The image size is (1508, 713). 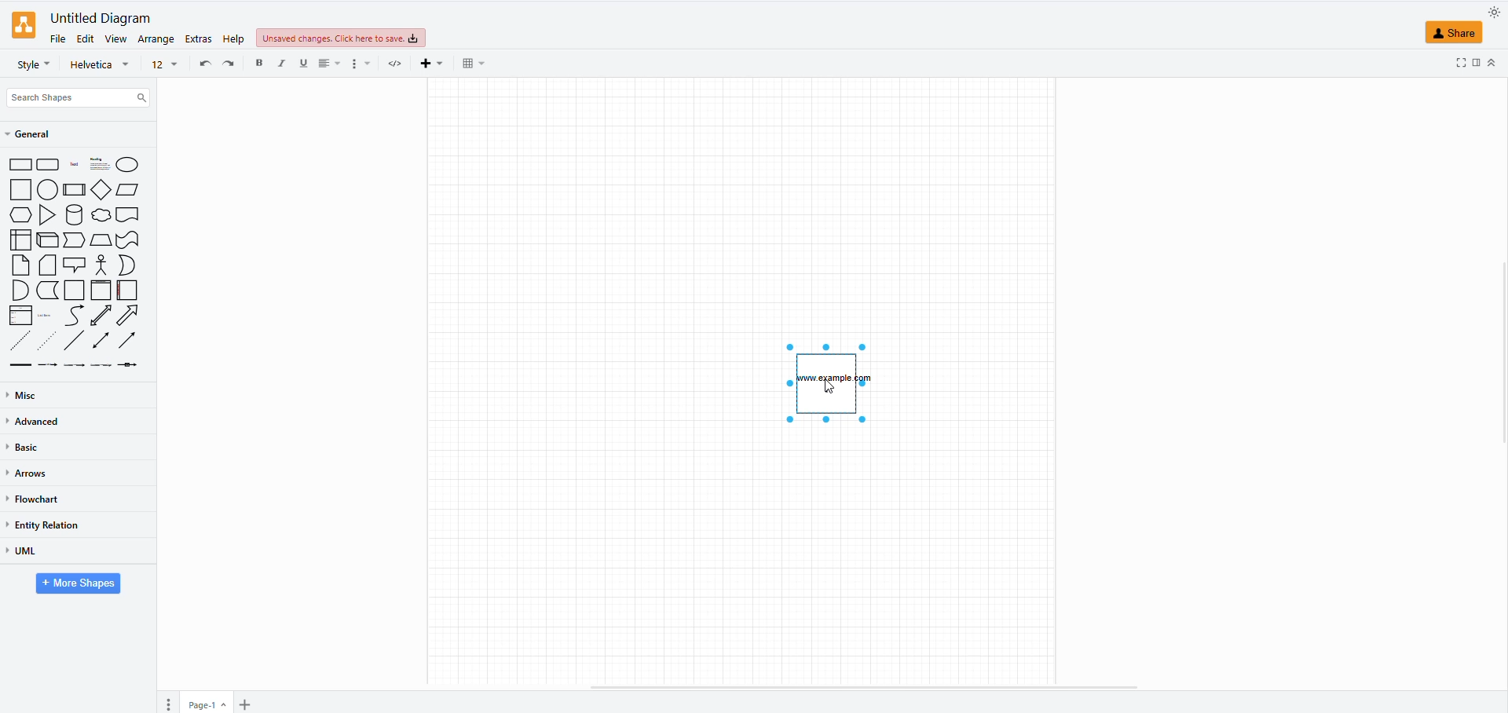 I want to click on dashed line, so click(x=21, y=340).